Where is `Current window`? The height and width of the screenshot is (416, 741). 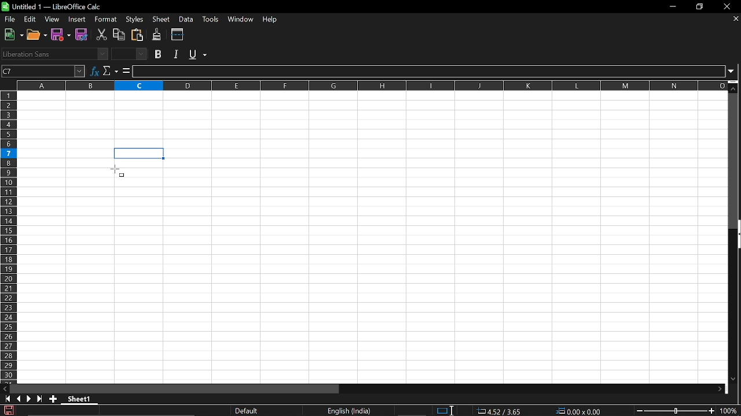
Current window is located at coordinates (54, 6).